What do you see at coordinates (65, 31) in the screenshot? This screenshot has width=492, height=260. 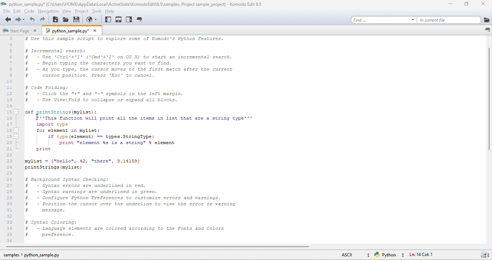 I see `python samplepy` at bounding box center [65, 31].